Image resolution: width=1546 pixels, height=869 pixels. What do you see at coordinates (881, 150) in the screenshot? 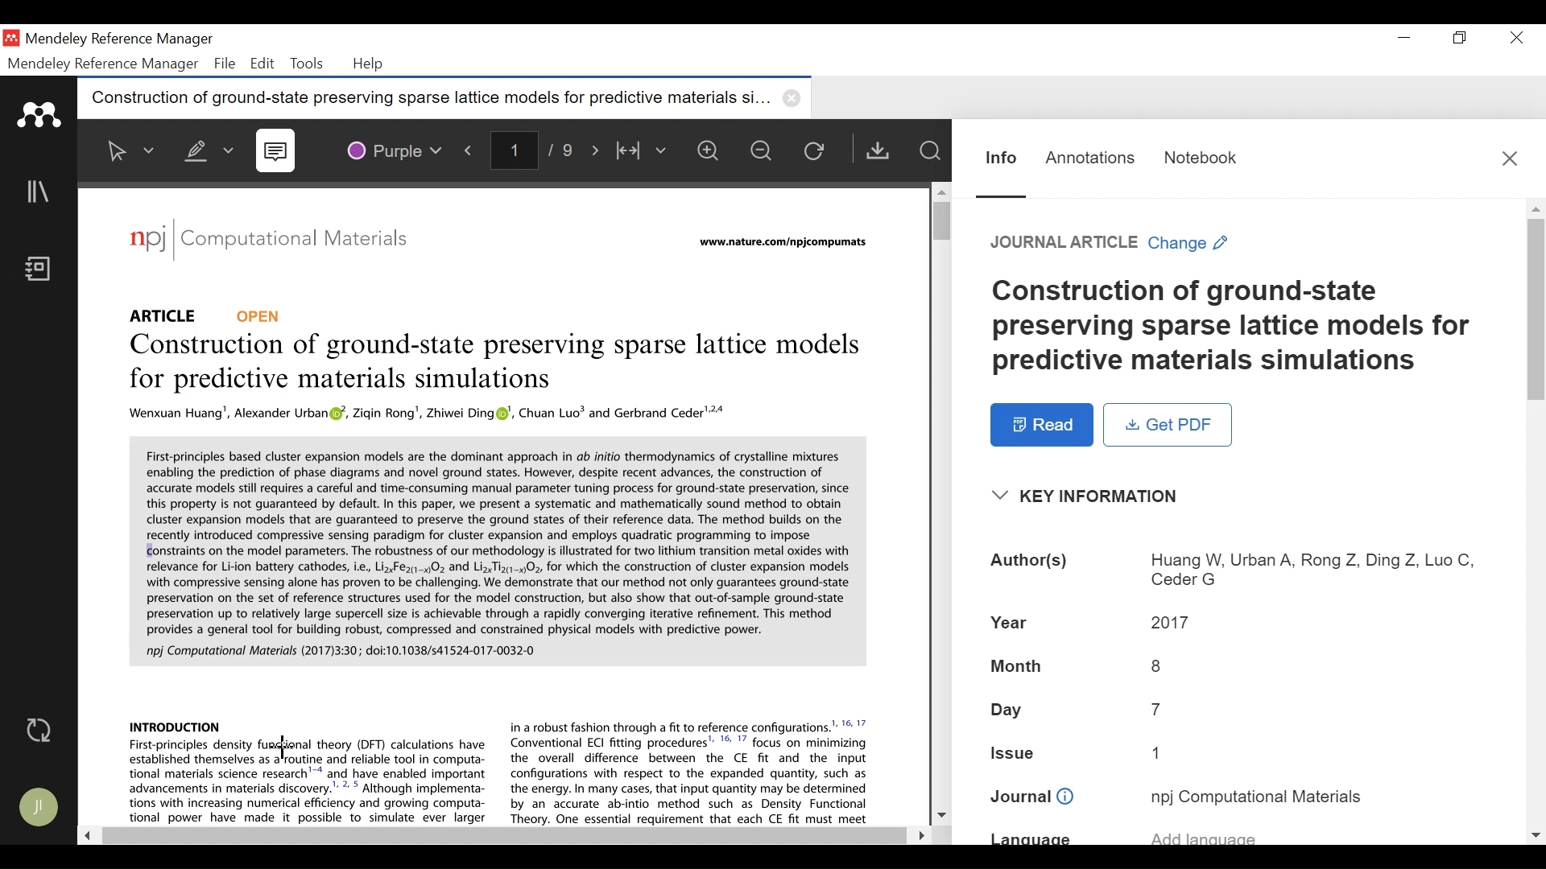
I see `Get PDF` at bounding box center [881, 150].